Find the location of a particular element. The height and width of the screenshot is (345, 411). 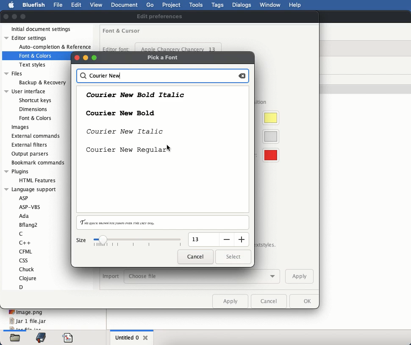

bookmark commands is located at coordinates (38, 163).